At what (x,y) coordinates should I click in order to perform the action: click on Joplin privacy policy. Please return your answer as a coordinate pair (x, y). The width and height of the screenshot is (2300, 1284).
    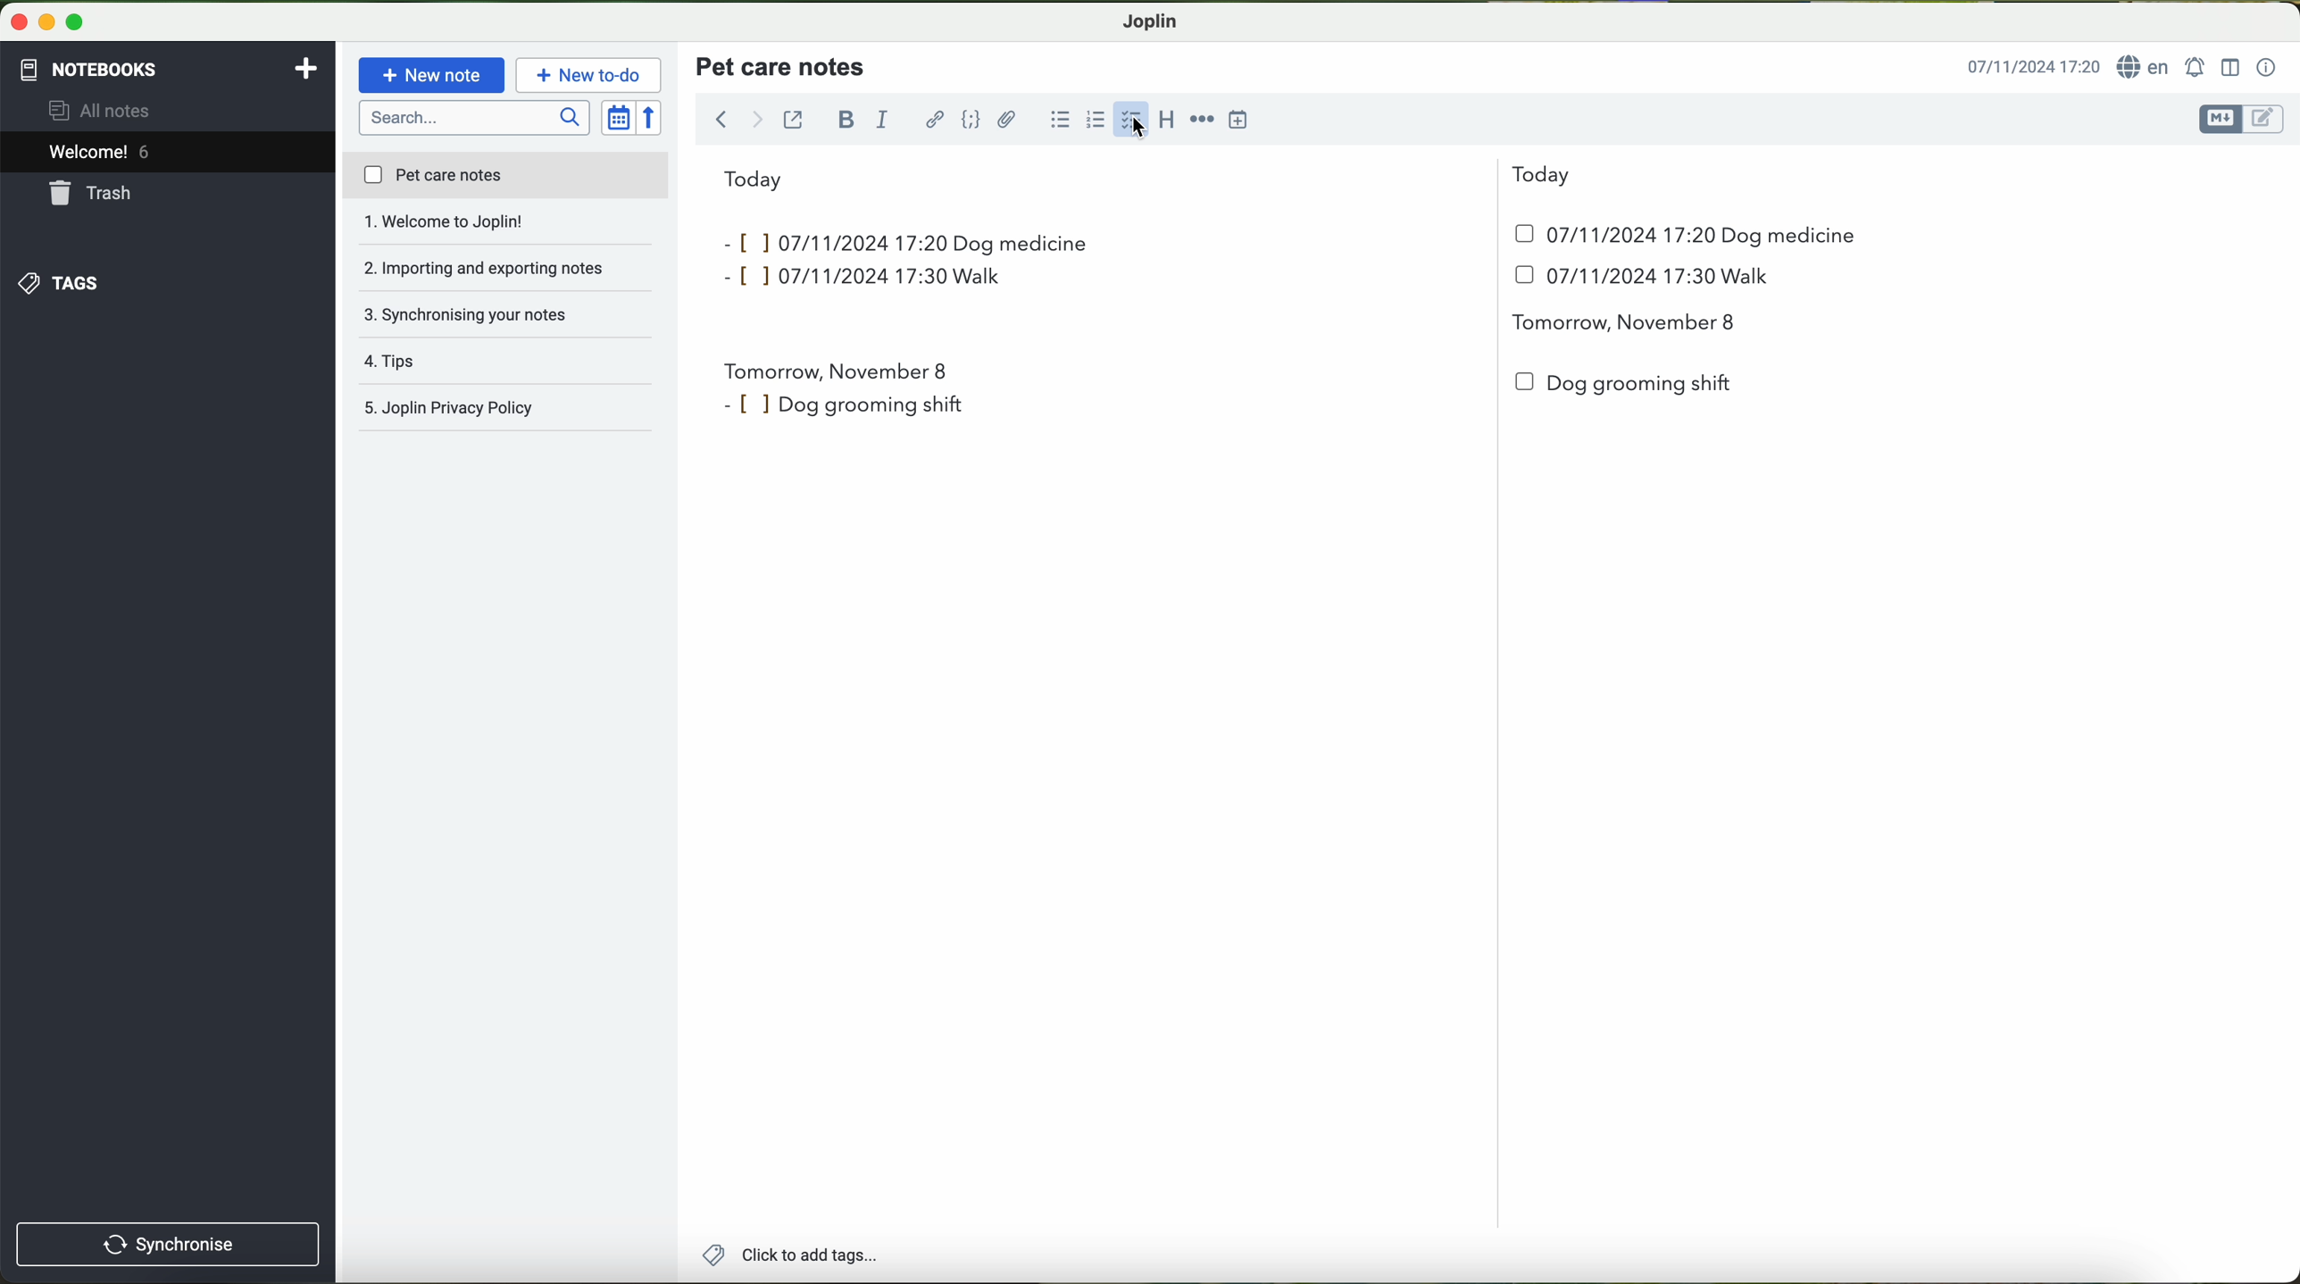
    Looking at the image, I should click on (507, 362).